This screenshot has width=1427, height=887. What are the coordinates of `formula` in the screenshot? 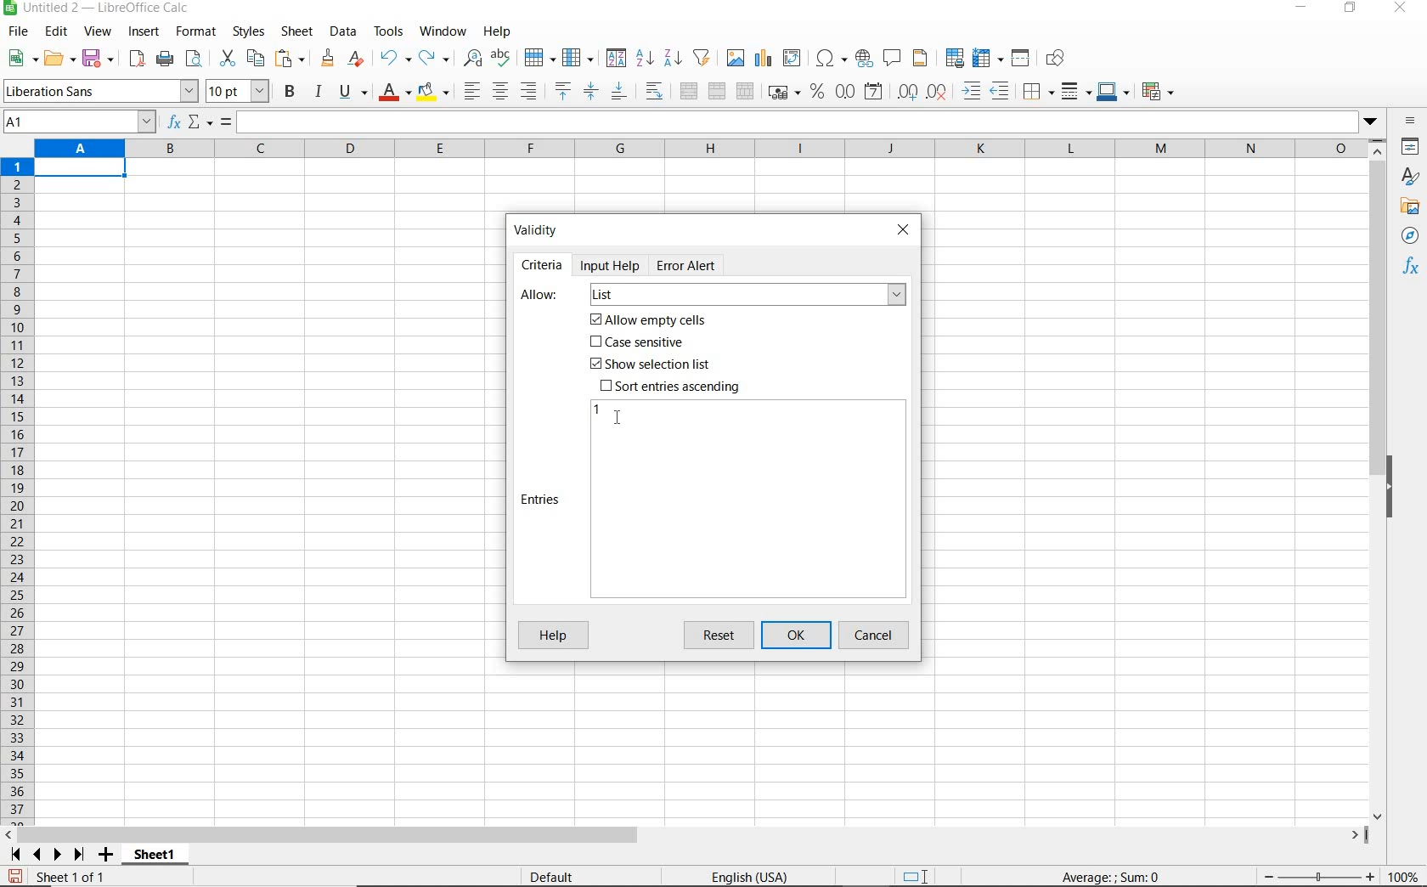 It's located at (1112, 876).